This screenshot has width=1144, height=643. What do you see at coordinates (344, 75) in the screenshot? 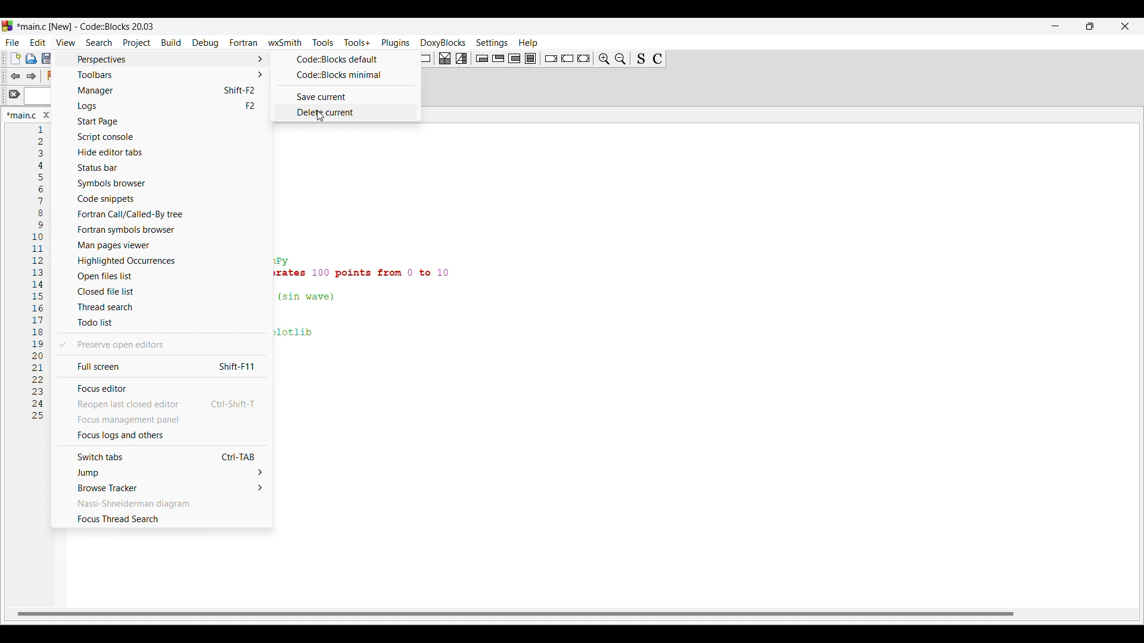
I see `Minimal view` at bounding box center [344, 75].